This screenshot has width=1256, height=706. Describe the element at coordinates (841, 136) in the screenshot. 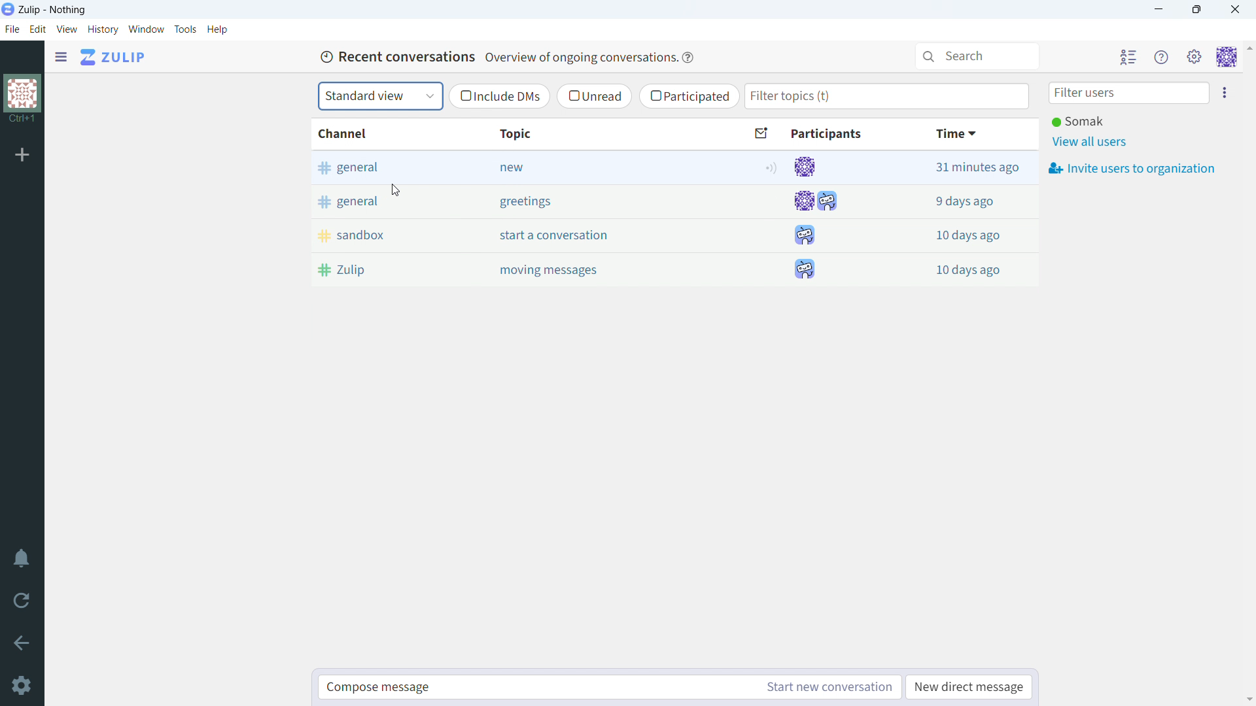

I see `participants` at that location.